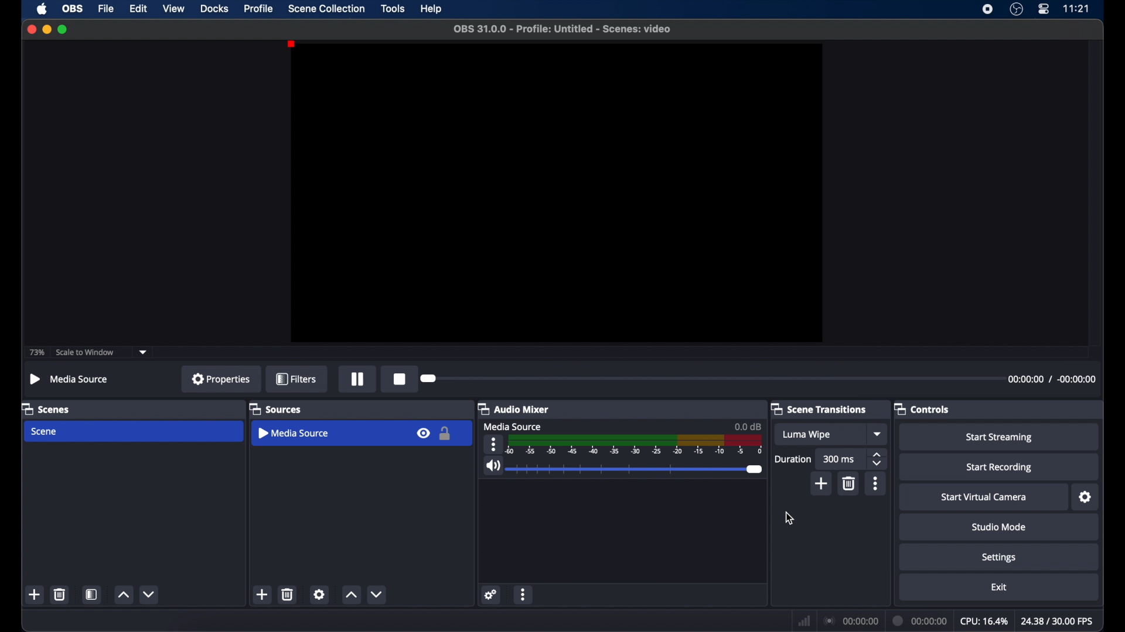 The image size is (1125, 632). I want to click on scene collection, so click(326, 9).